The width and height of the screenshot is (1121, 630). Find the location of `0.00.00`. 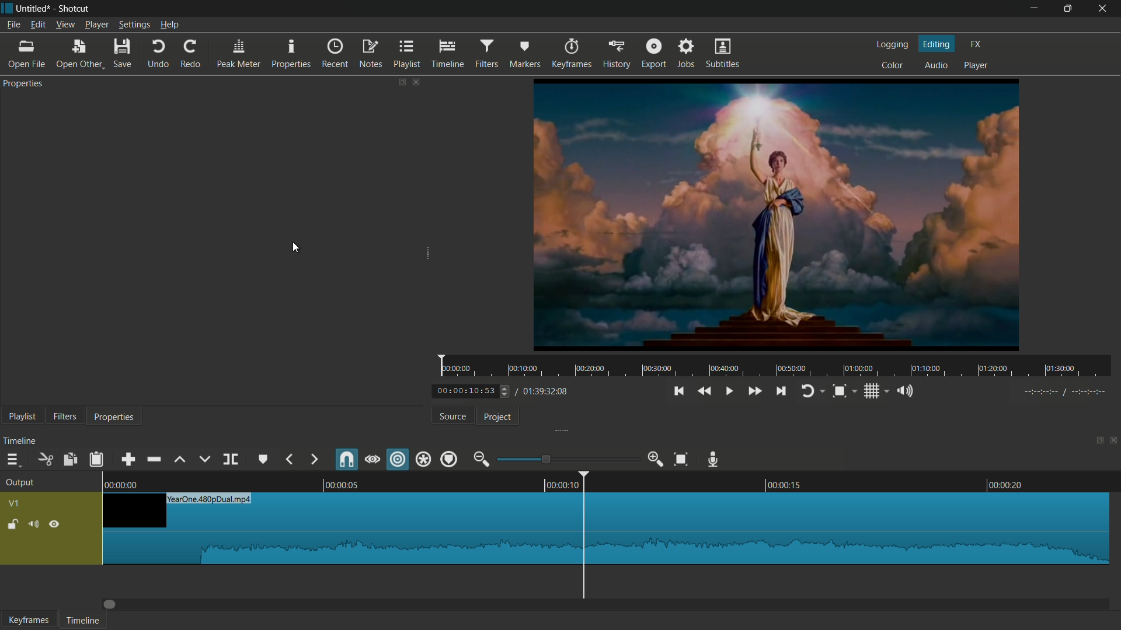

0.00.00 is located at coordinates (121, 484).